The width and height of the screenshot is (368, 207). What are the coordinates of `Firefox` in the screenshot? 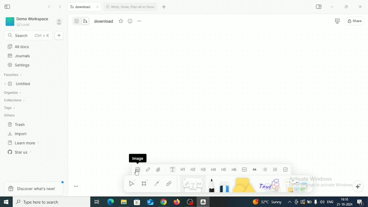 It's located at (177, 202).